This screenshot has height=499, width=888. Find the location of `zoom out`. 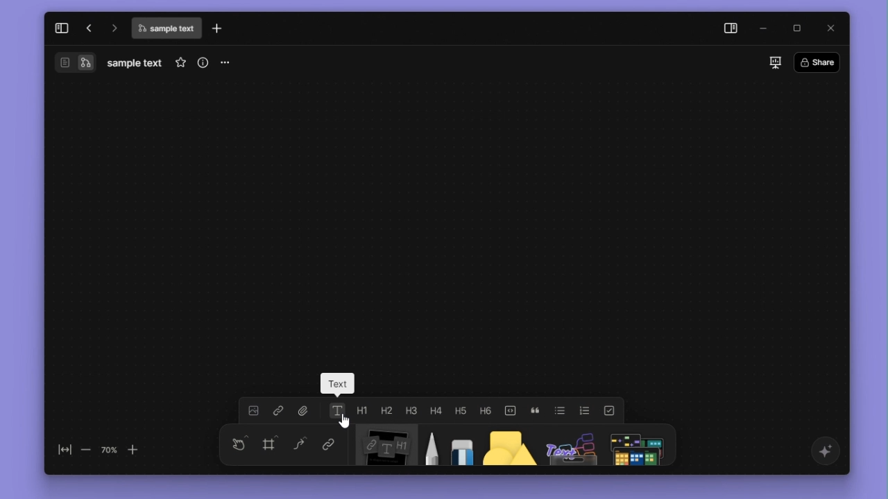

zoom out is located at coordinates (86, 450).